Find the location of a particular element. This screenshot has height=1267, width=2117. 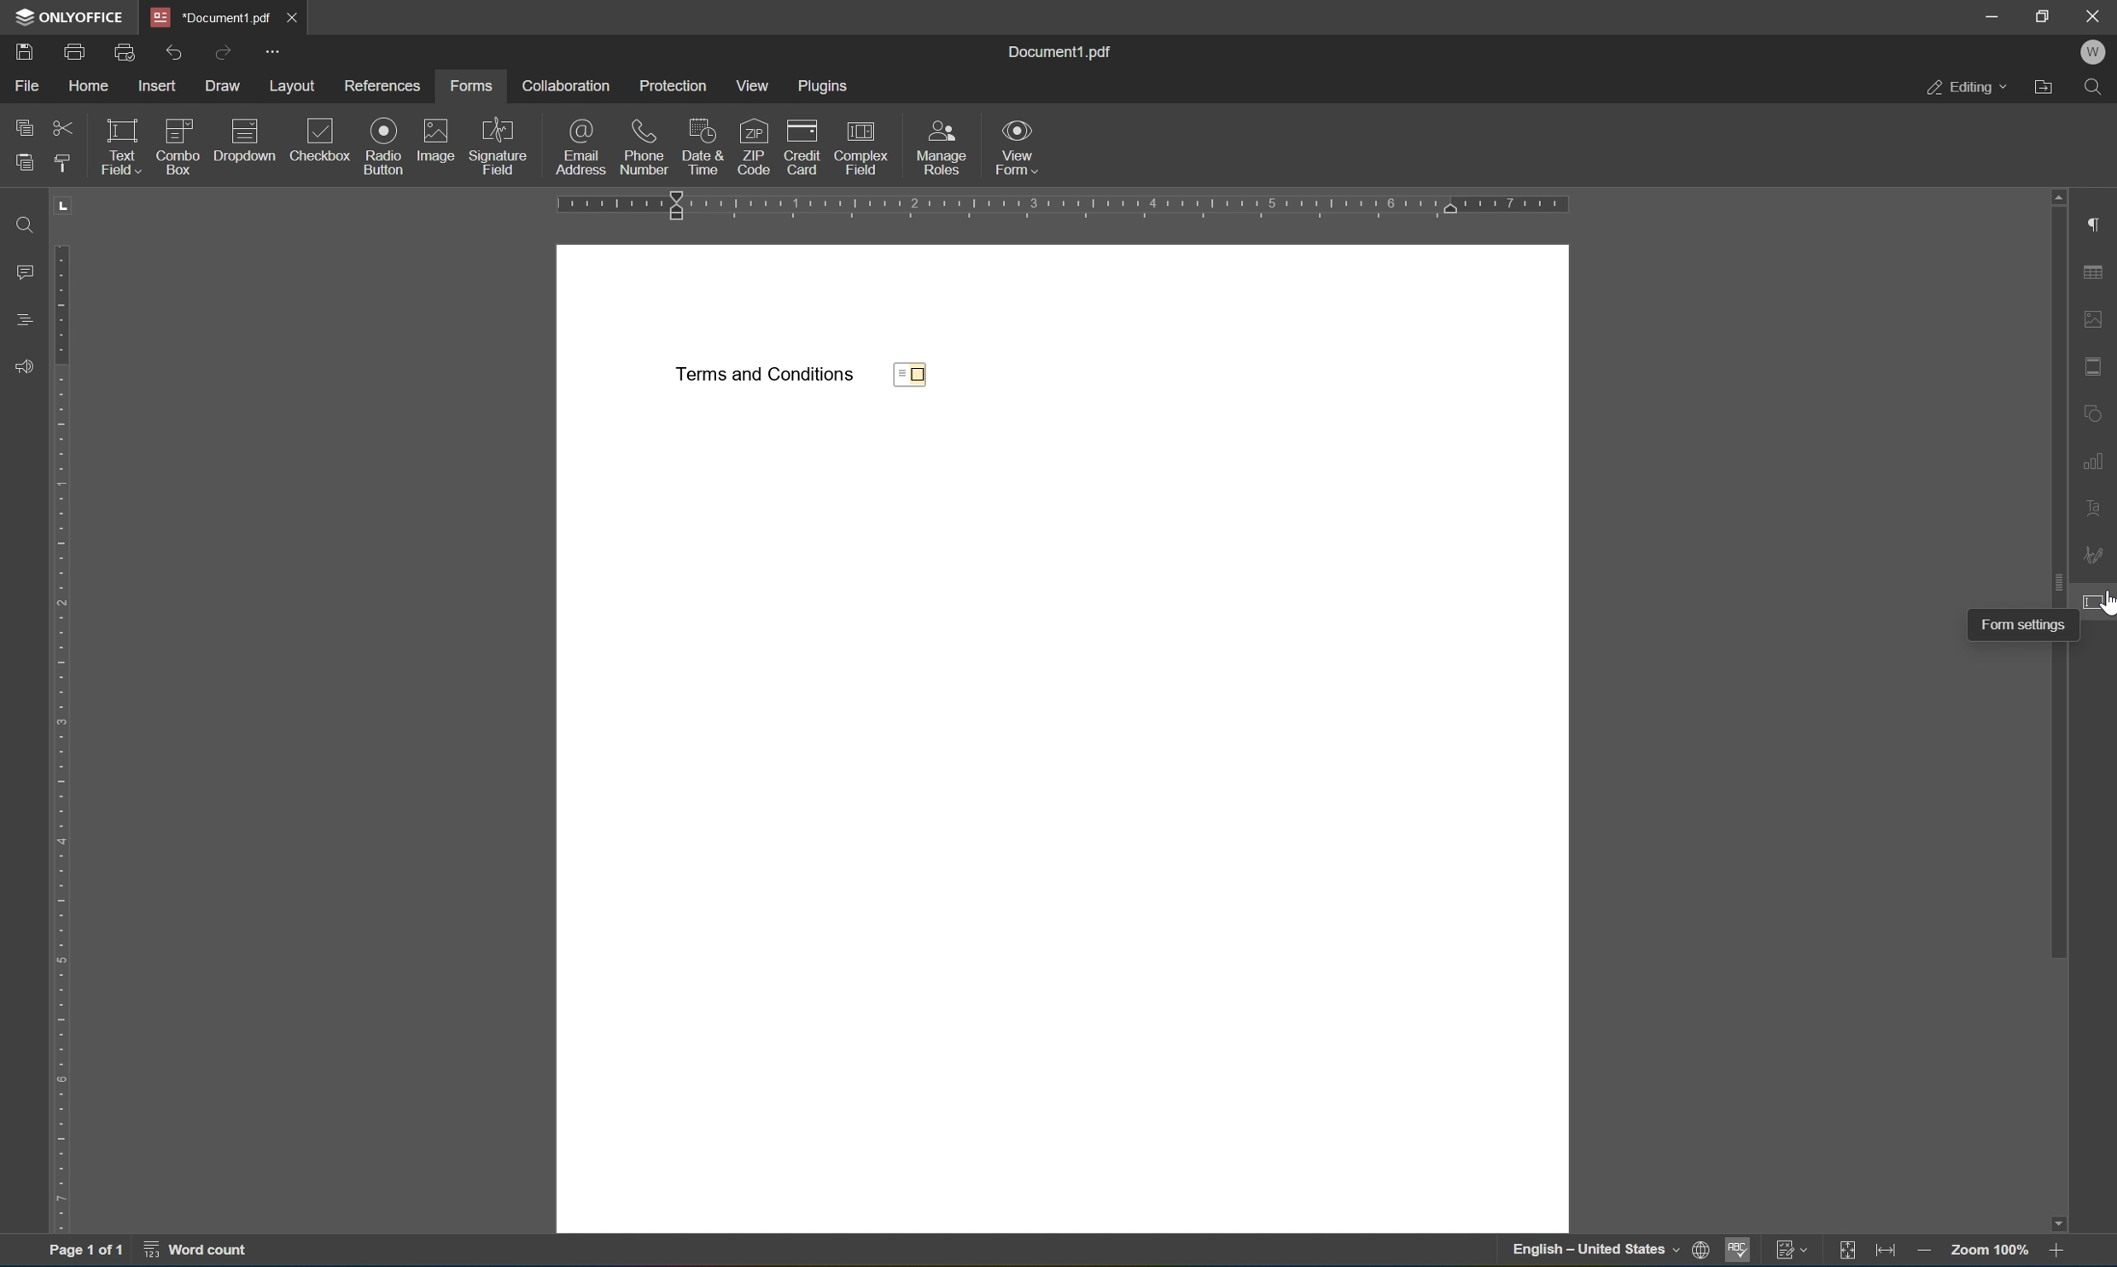

 is located at coordinates (947, 146).